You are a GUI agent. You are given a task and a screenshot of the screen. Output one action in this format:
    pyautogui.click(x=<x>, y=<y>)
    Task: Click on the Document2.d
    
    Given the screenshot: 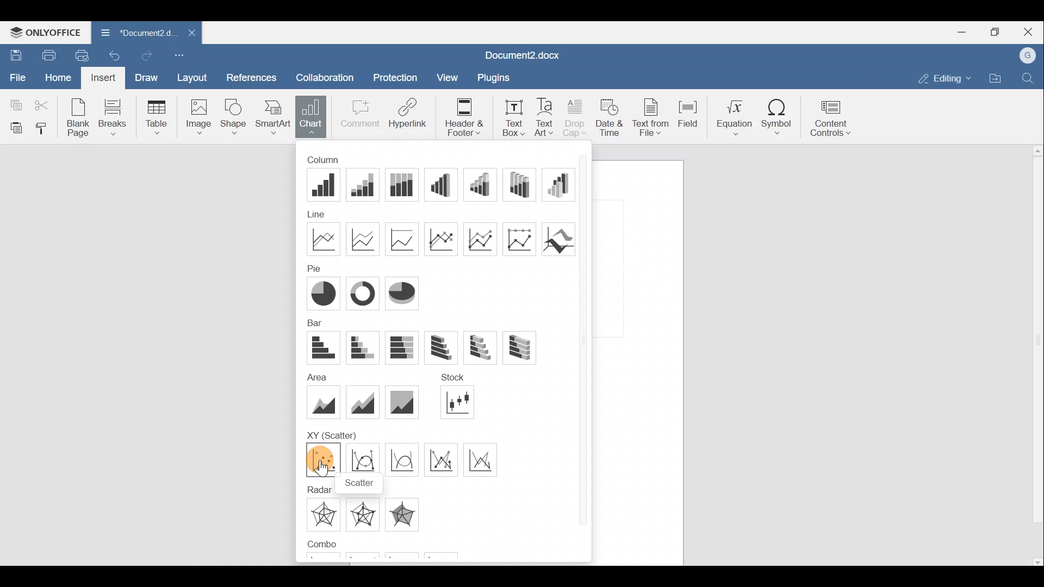 What is the action you would take?
    pyautogui.click(x=135, y=32)
    